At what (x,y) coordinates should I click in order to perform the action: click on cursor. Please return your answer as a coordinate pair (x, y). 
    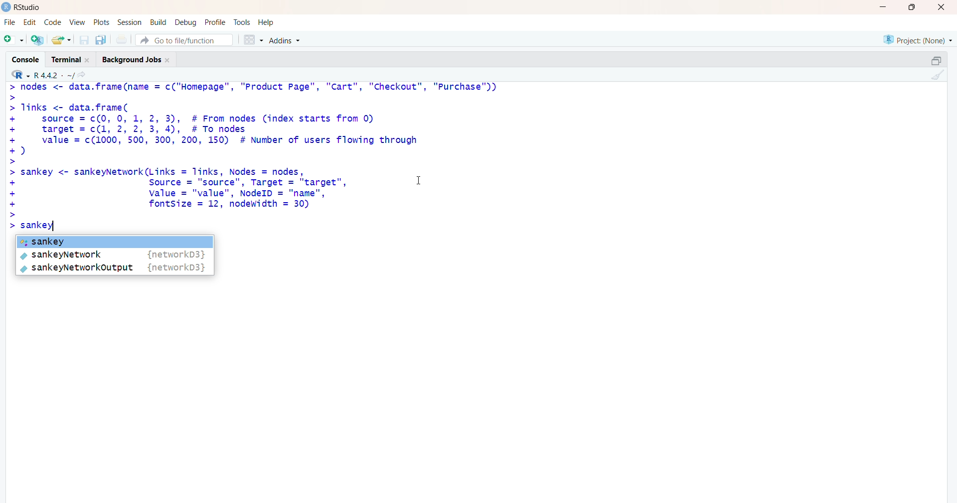
    Looking at the image, I should click on (418, 181).